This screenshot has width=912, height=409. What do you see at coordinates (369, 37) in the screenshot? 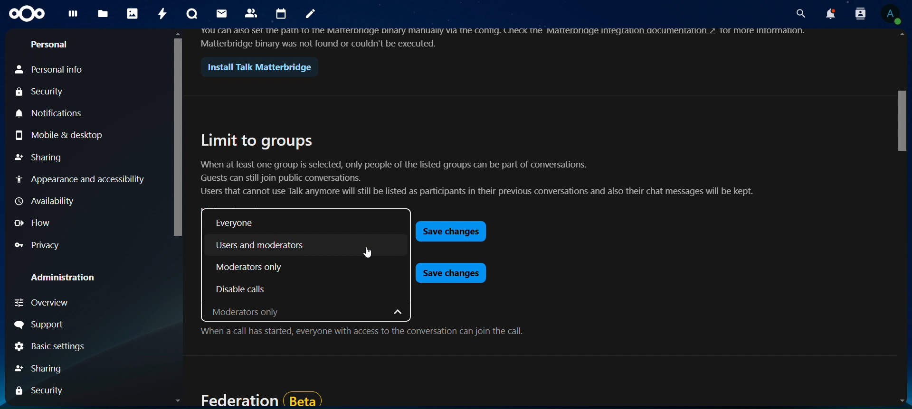
I see `text` at bounding box center [369, 37].